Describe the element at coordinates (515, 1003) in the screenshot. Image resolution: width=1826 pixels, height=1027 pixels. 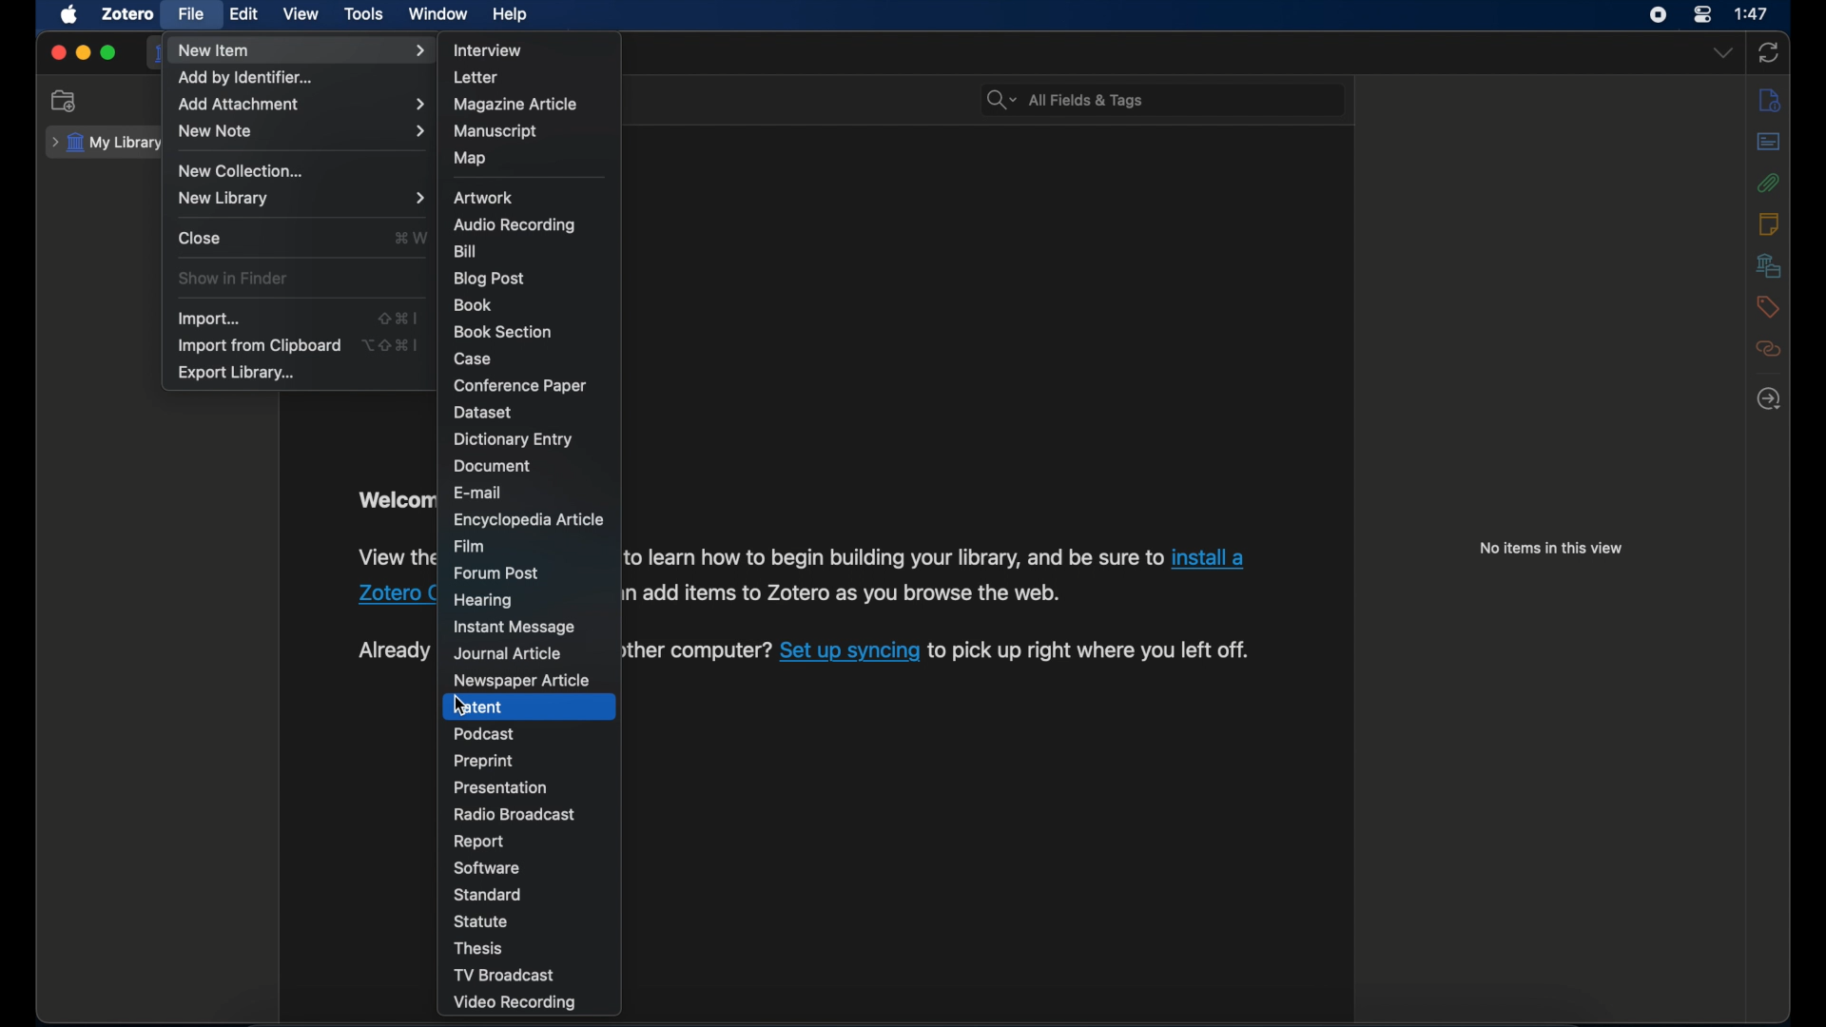
I see `video recording` at that location.